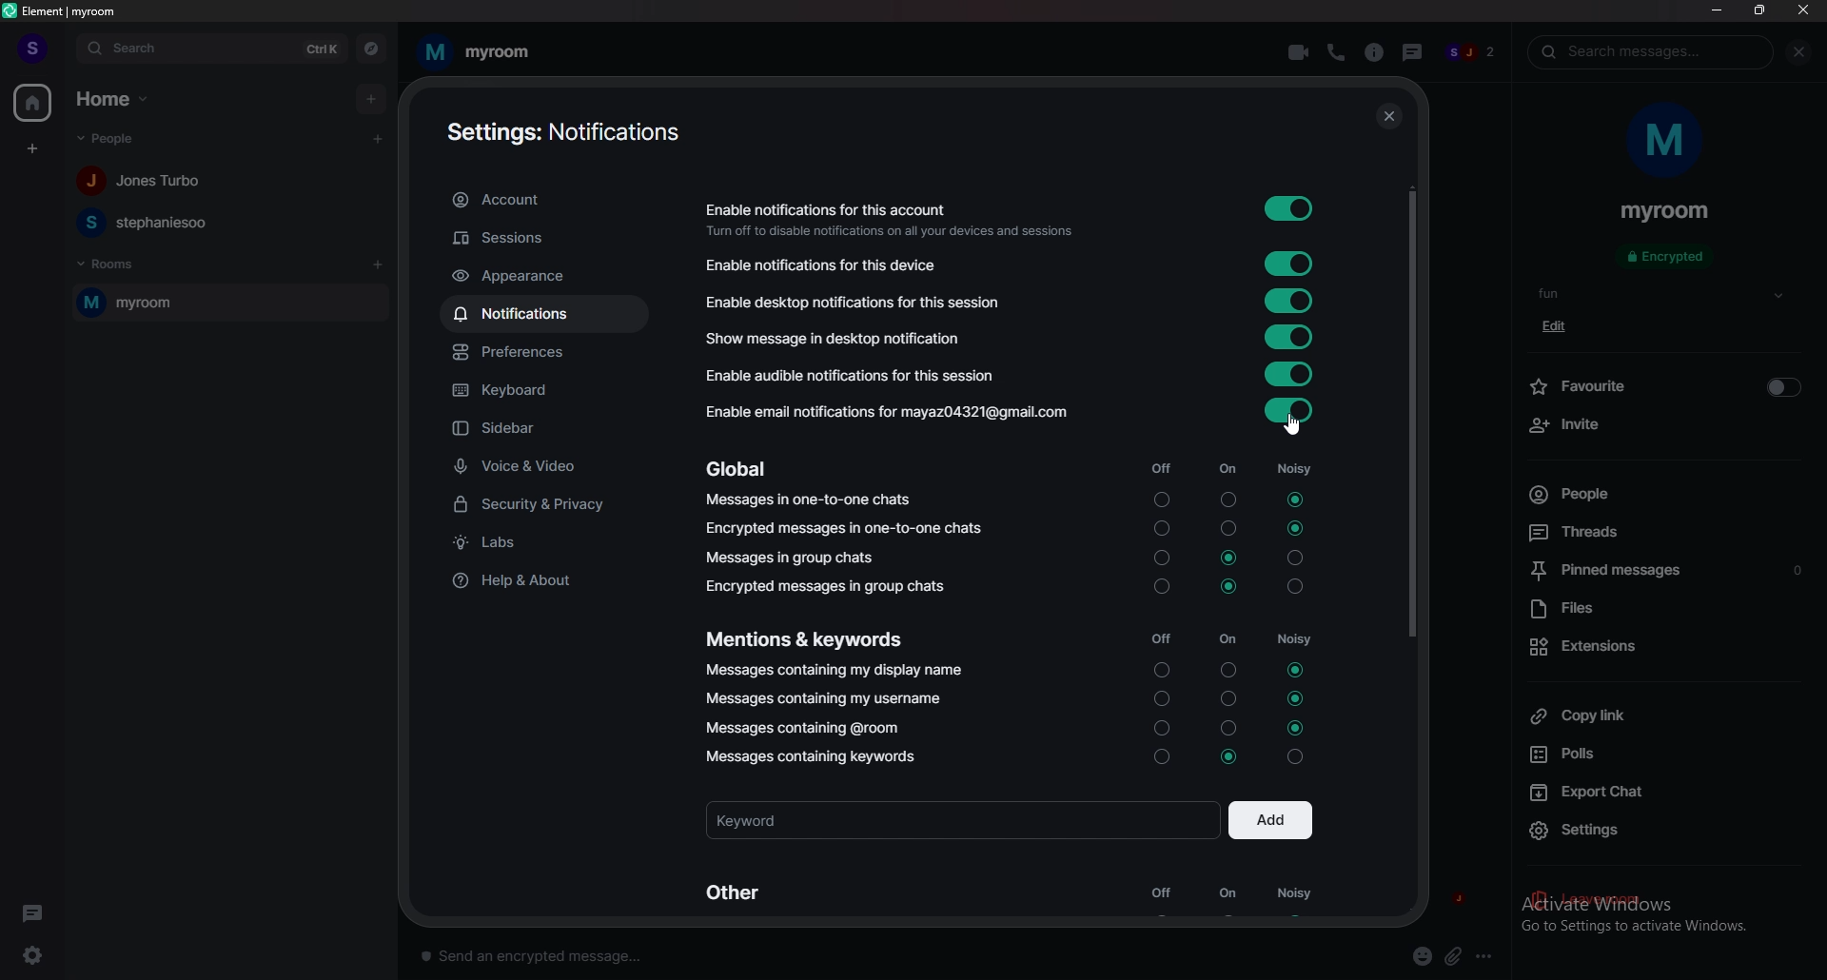  What do you see at coordinates (1228, 896) in the screenshot?
I see `on` at bounding box center [1228, 896].